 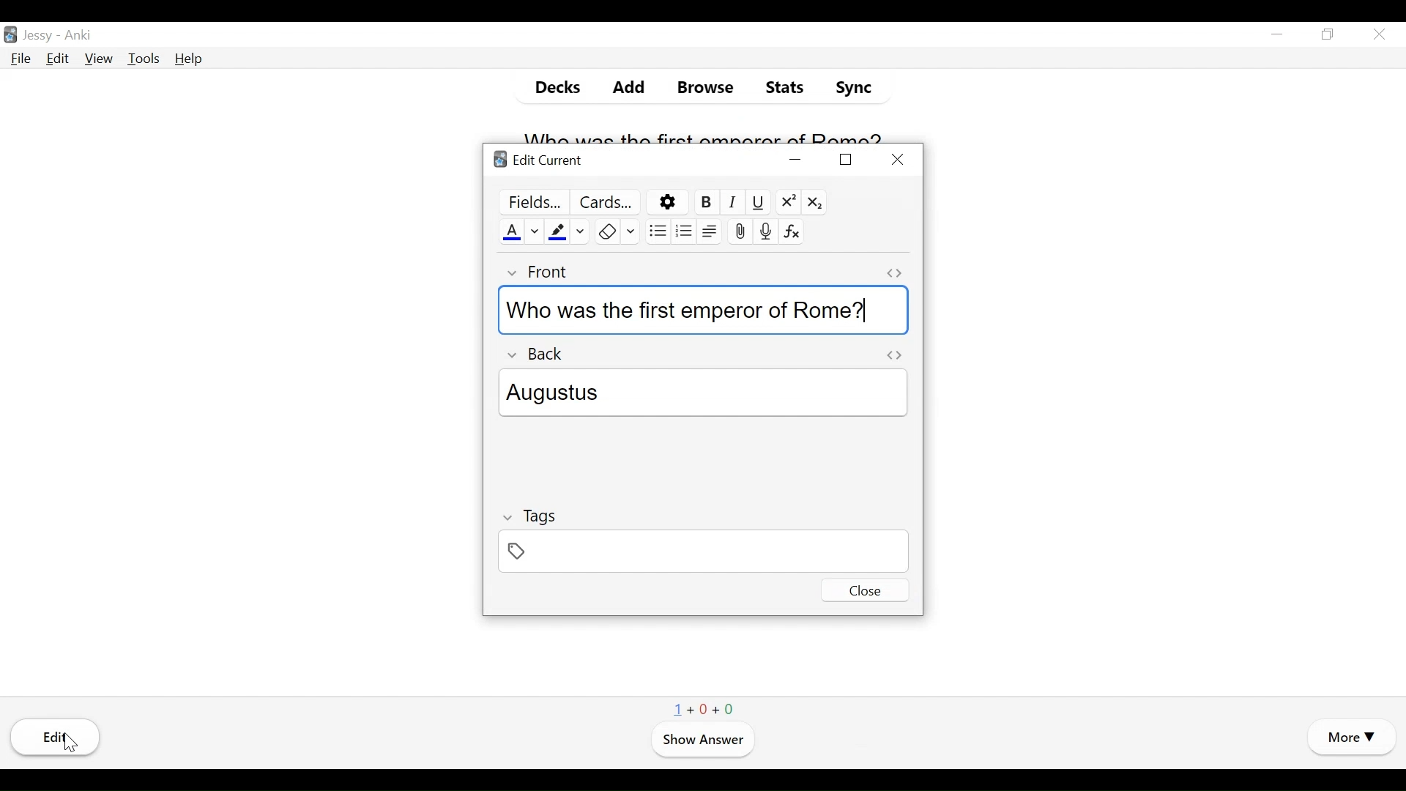 I want to click on Toggle HTML Editor, so click(x=893, y=273).